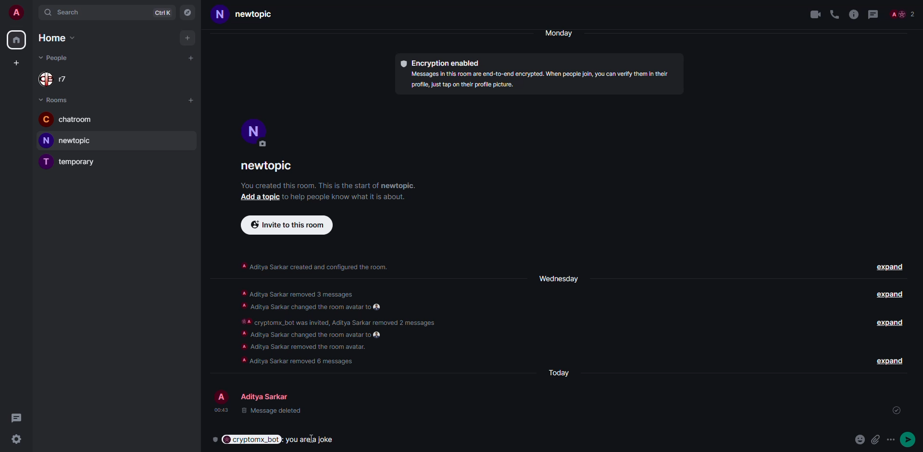 This screenshot has height=452, width=923. What do you see at coordinates (877, 440) in the screenshot?
I see `attach` at bounding box center [877, 440].